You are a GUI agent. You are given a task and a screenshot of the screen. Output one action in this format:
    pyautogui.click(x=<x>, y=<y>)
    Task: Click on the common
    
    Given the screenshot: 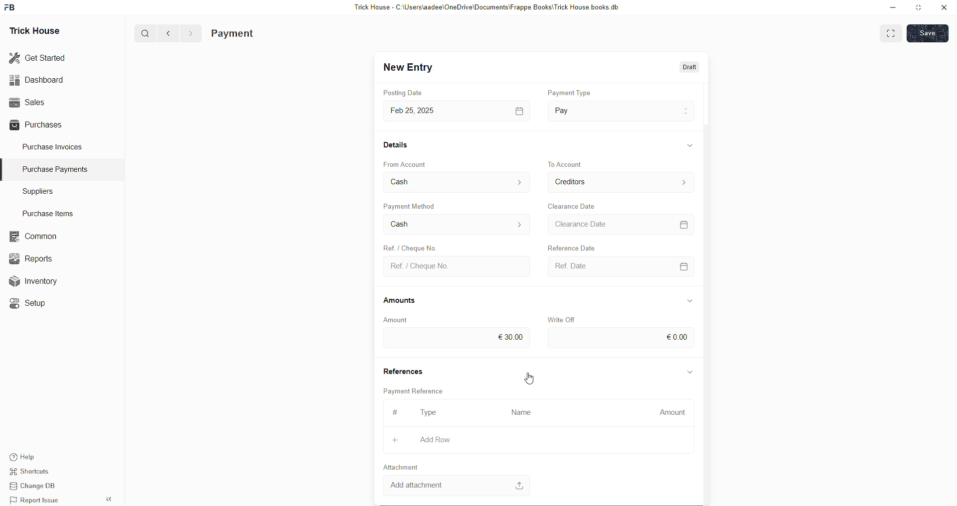 What is the action you would take?
    pyautogui.click(x=35, y=237)
    